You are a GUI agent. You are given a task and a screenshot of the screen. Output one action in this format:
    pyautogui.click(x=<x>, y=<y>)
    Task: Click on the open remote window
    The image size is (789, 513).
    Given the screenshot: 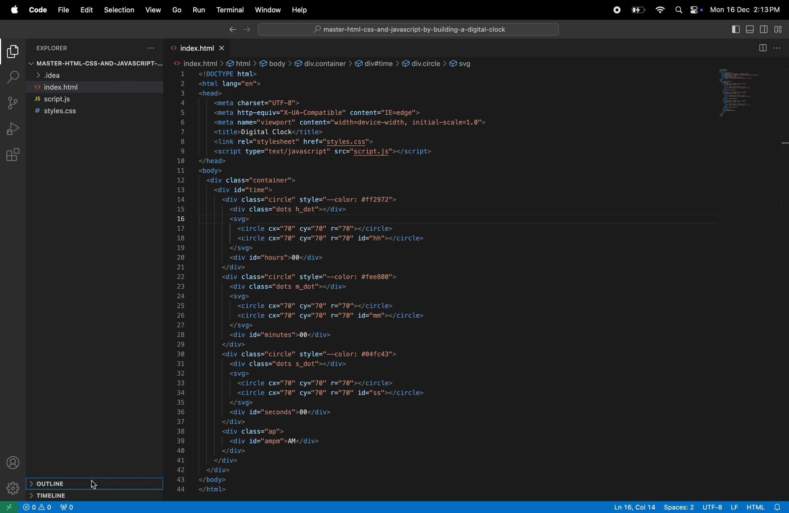 What is the action you would take?
    pyautogui.click(x=10, y=507)
    